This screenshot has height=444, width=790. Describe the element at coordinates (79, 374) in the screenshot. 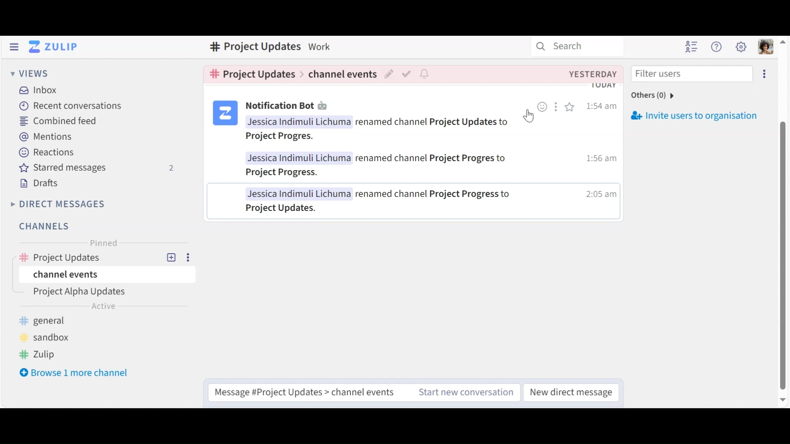

I see `Bowser 1 more channel` at that location.